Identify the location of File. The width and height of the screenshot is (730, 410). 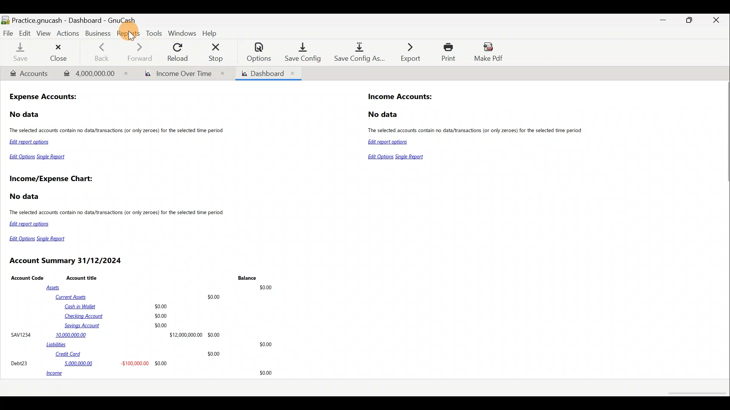
(8, 33).